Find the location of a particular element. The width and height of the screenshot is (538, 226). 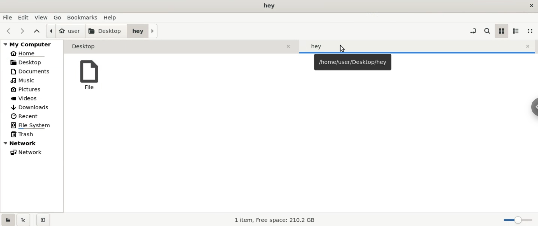

pictures is located at coordinates (34, 90).